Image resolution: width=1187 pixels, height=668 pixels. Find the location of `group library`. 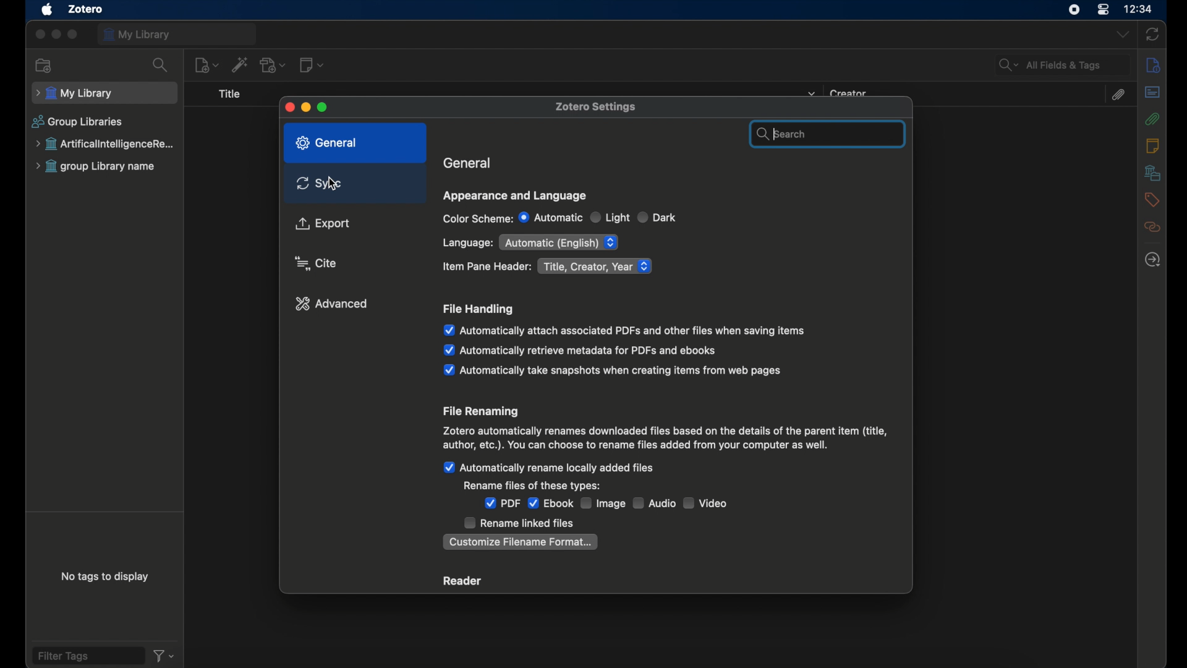

group library is located at coordinates (107, 144).